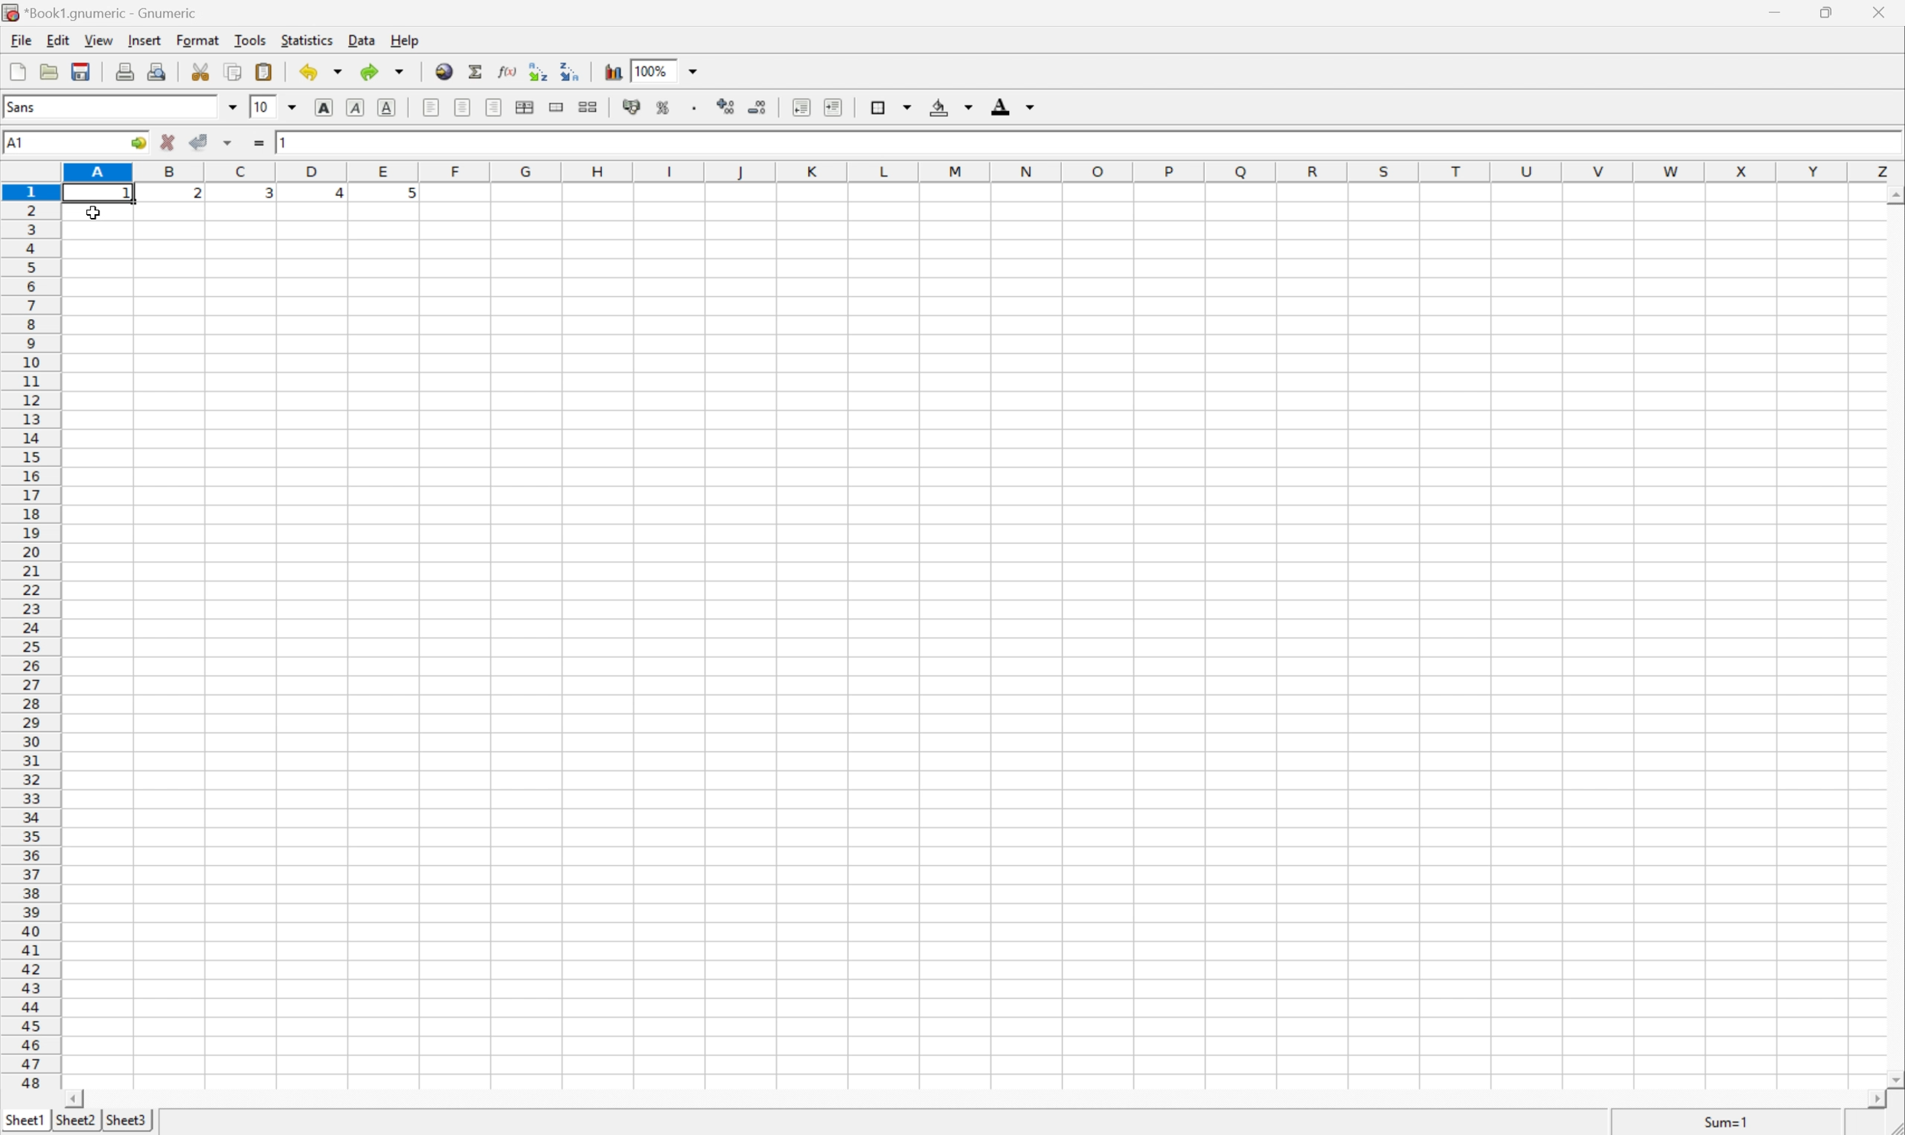 The image size is (1905, 1135). What do you see at coordinates (30, 636) in the screenshot?
I see `row numbers` at bounding box center [30, 636].